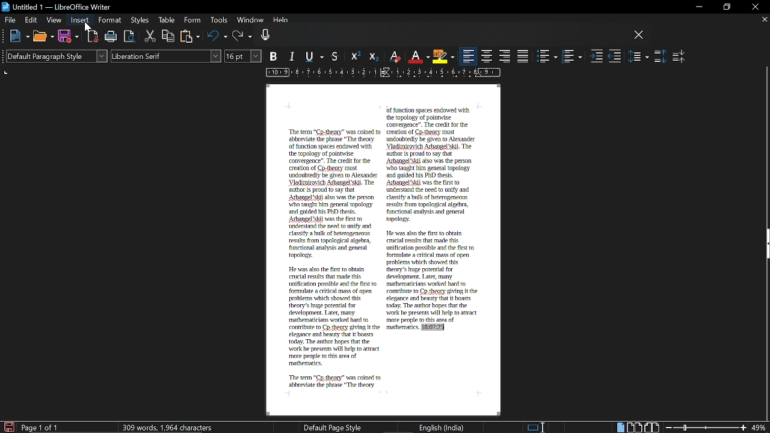  What do you see at coordinates (697, 7) in the screenshot?
I see `Minimize` at bounding box center [697, 7].